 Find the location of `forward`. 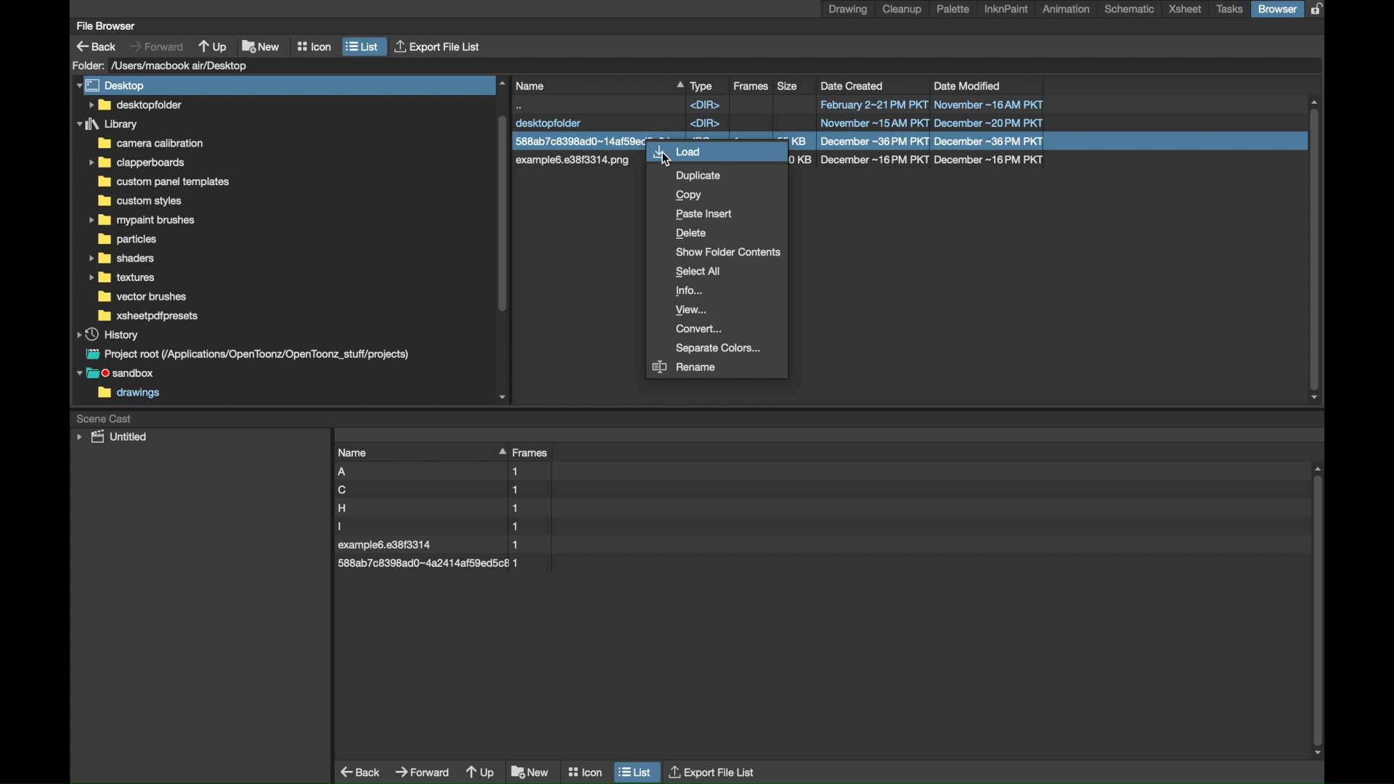

forward is located at coordinates (423, 770).